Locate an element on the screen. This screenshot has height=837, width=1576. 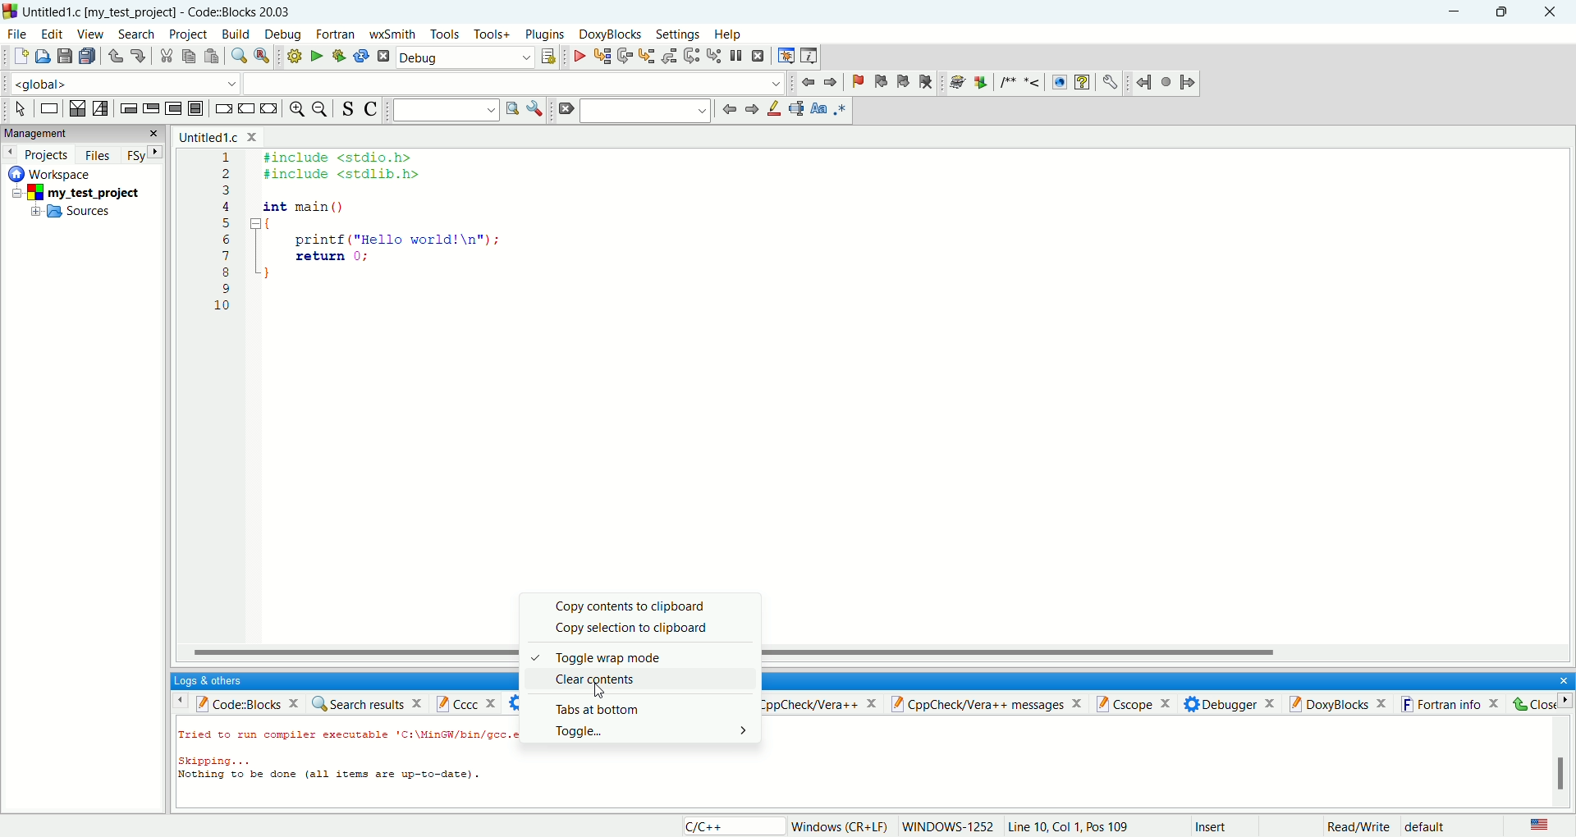
close is located at coordinates (1538, 704).